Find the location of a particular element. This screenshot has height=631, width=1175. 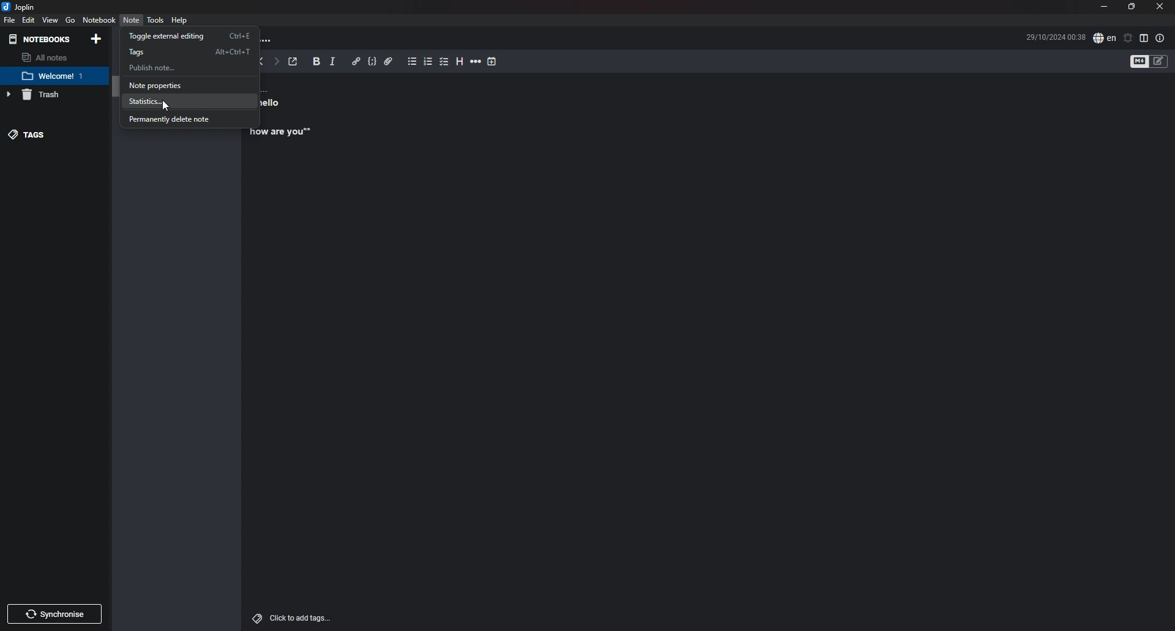

Hyperlink is located at coordinates (355, 61).